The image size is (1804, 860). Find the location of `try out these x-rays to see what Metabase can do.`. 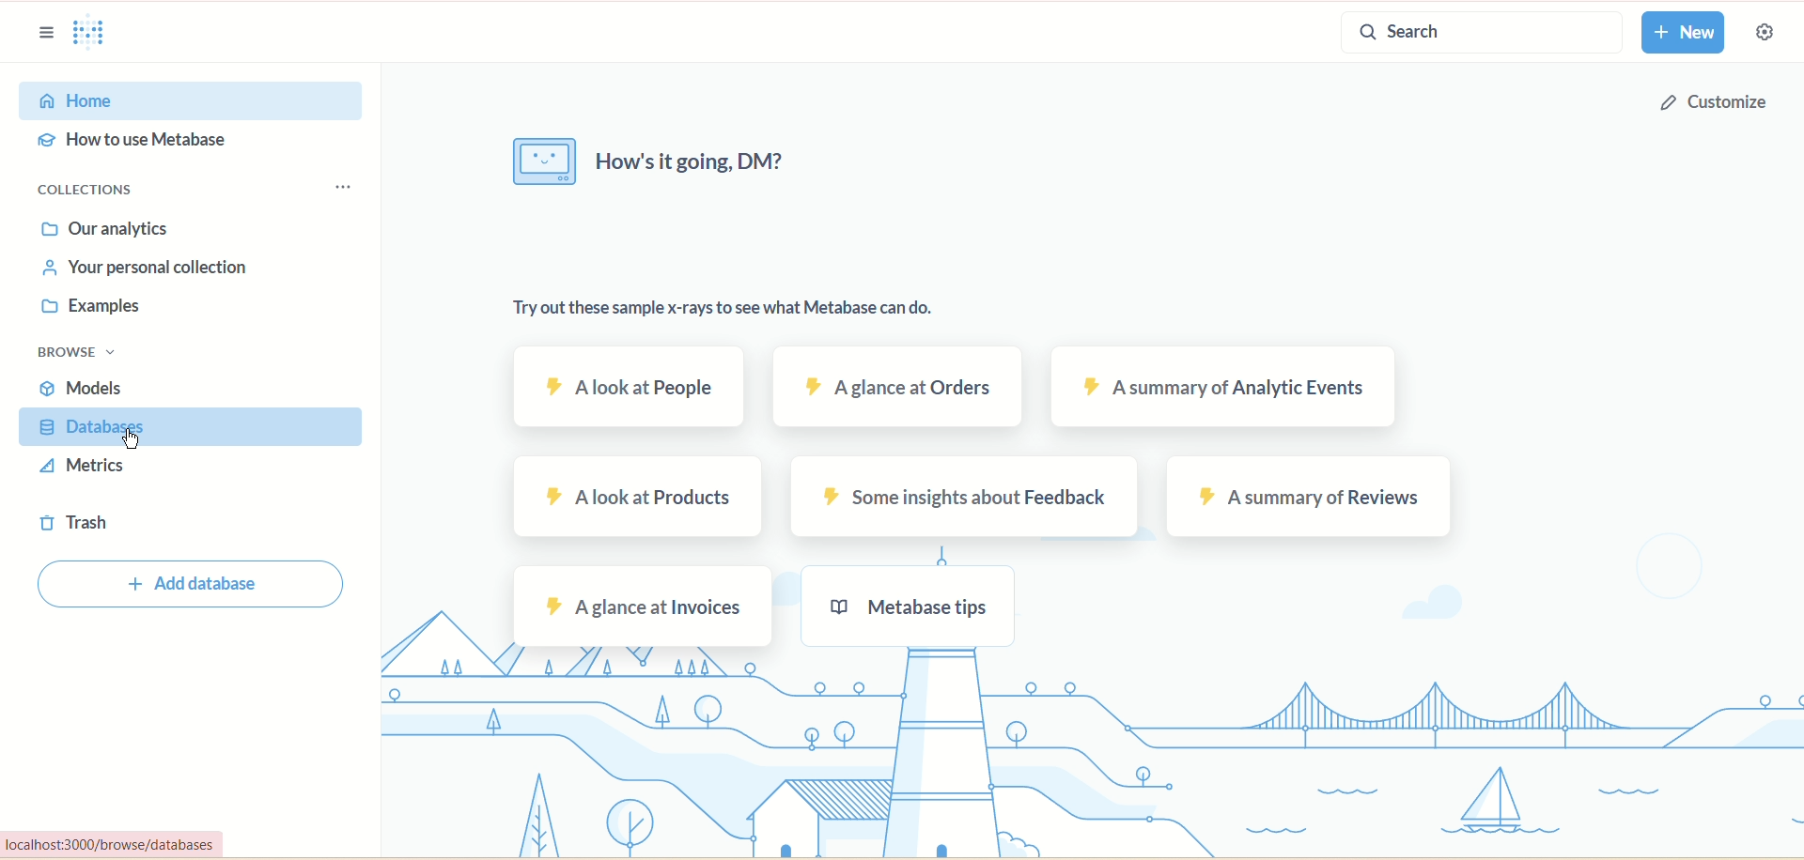

try out these x-rays to see what Metabase can do. is located at coordinates (723, 308).